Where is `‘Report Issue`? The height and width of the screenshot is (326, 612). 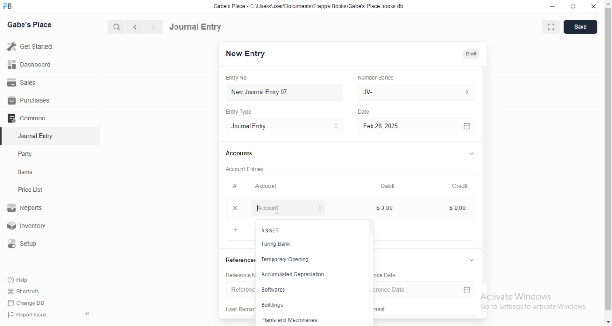 ‘Report Issue is located at coordinates (26, 315).